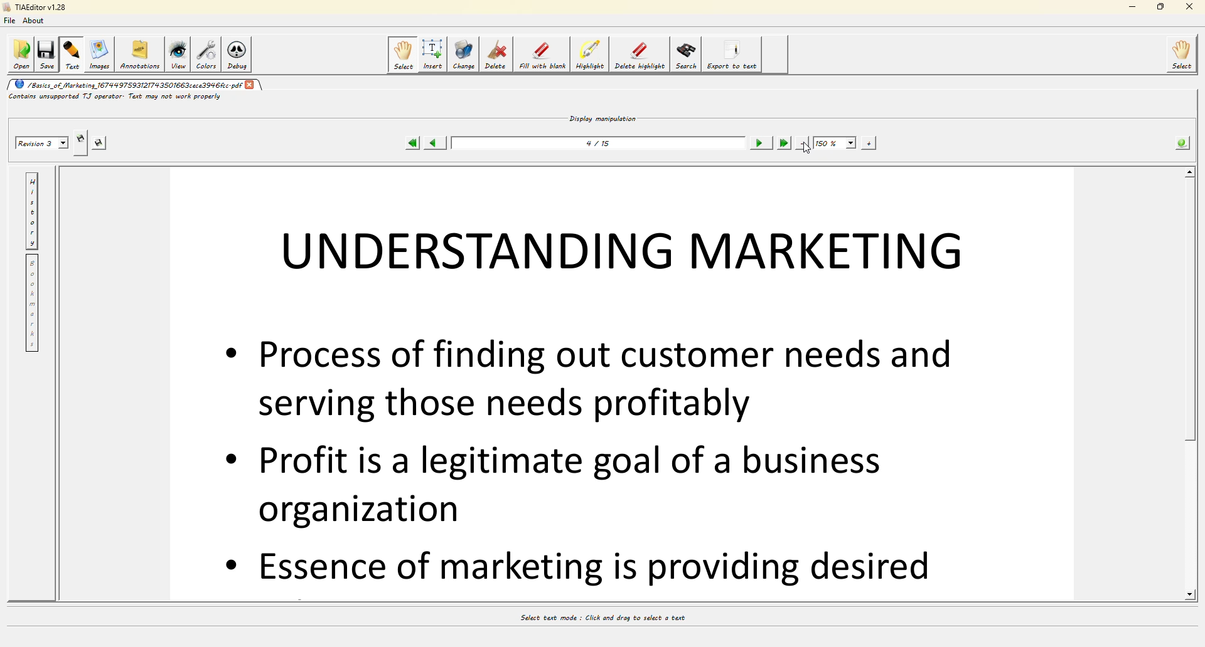  I want to click on close, so click(254, 85).